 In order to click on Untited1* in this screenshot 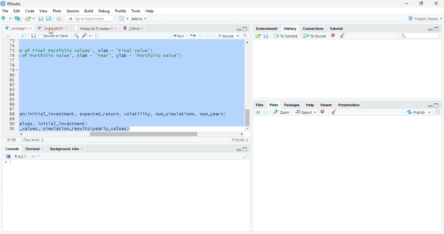, I will do `click(18, 28)`.